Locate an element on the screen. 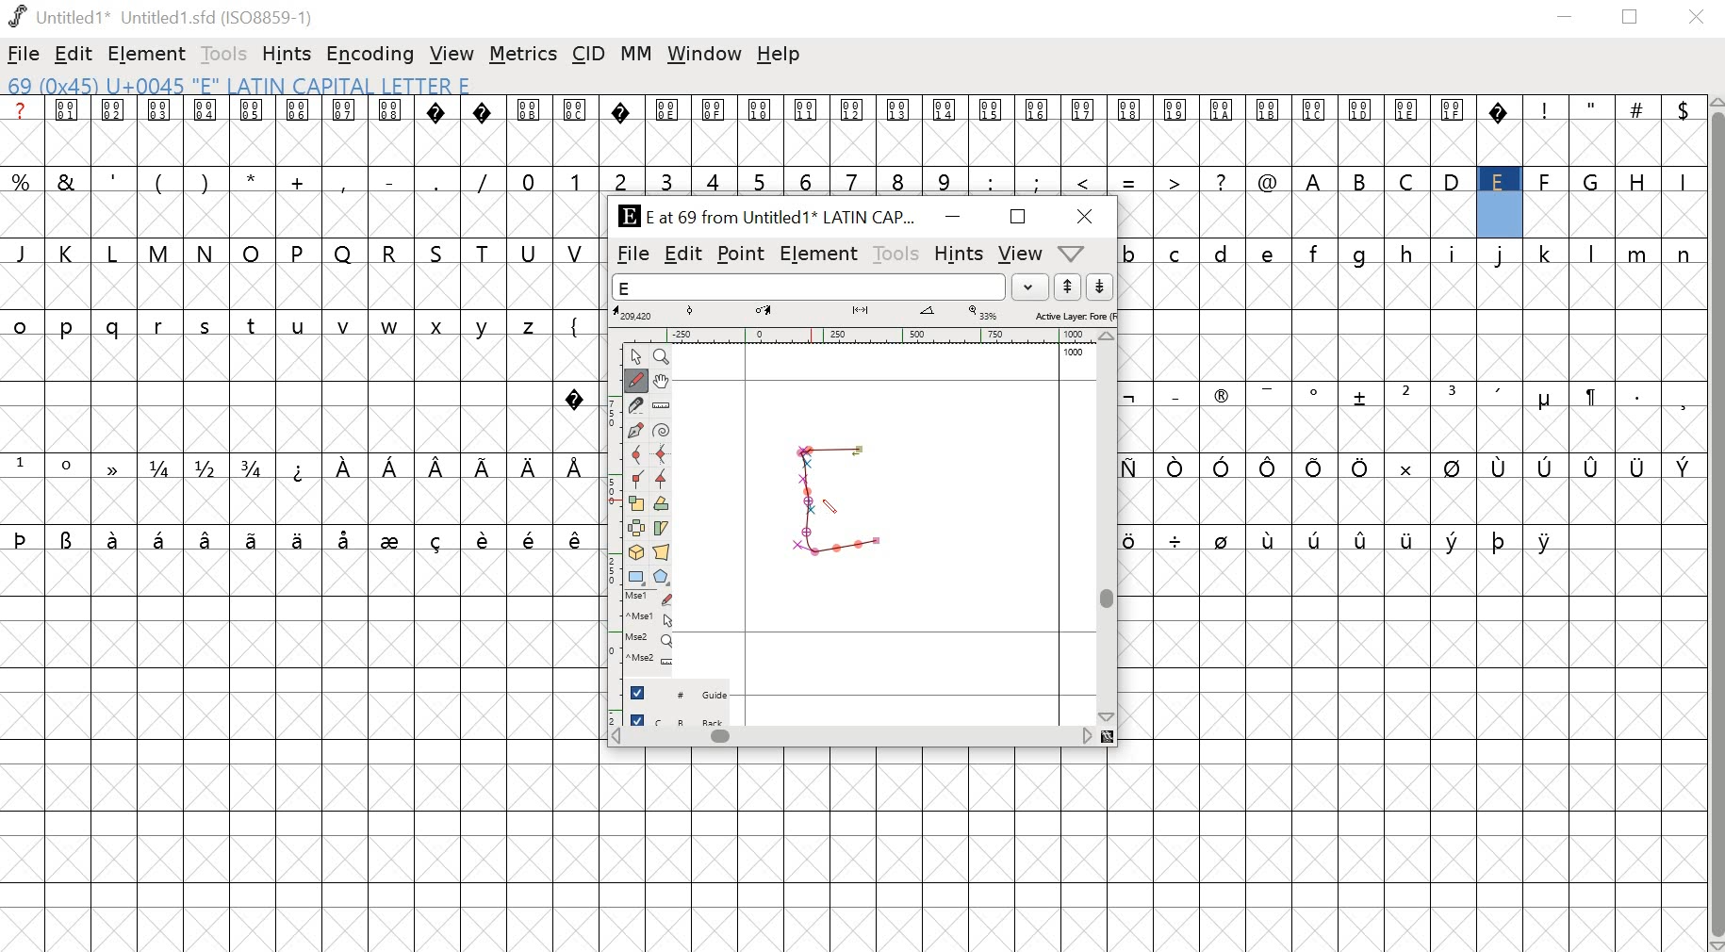 This screenshot has width=1725, height=952. Mouse left button is located at coordinates (649, 599).